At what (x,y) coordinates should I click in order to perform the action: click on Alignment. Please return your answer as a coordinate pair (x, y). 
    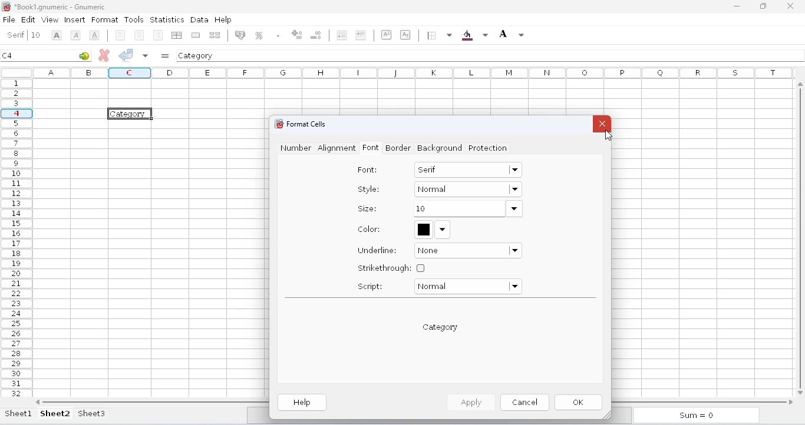
    Looking at the image, I should click on (337, 149).